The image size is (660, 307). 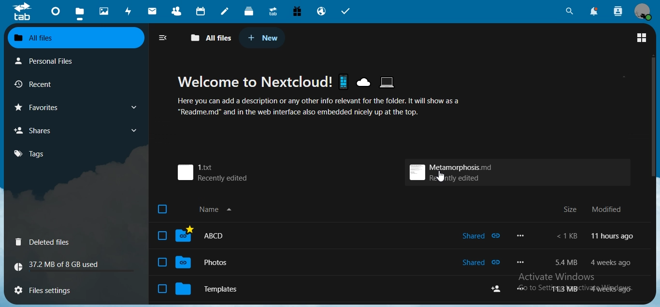 What do you see at coordinates (136, 108) in the screenshot?
I see `dropdown` at bounding box center [136, 108].